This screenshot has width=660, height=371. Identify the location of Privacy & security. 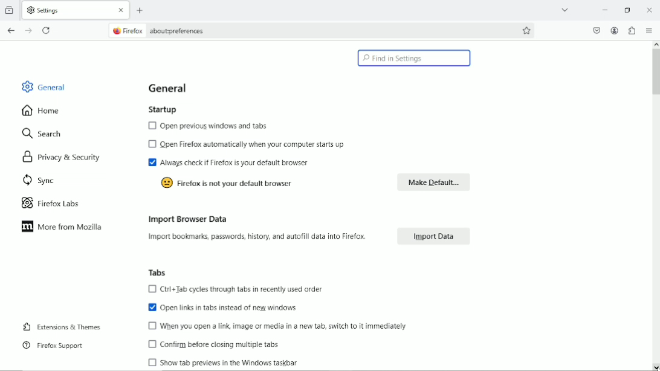
(58, 157).